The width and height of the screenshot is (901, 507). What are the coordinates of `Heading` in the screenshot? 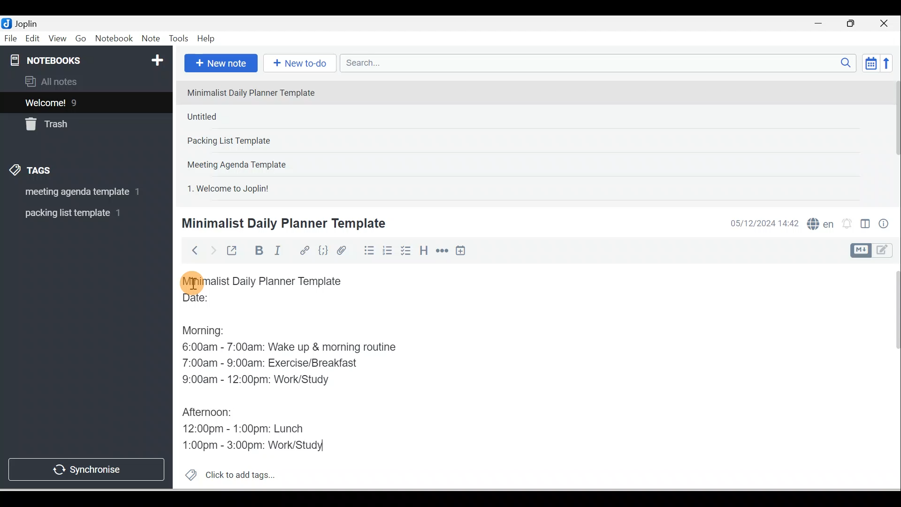 It's located at (423, 250).